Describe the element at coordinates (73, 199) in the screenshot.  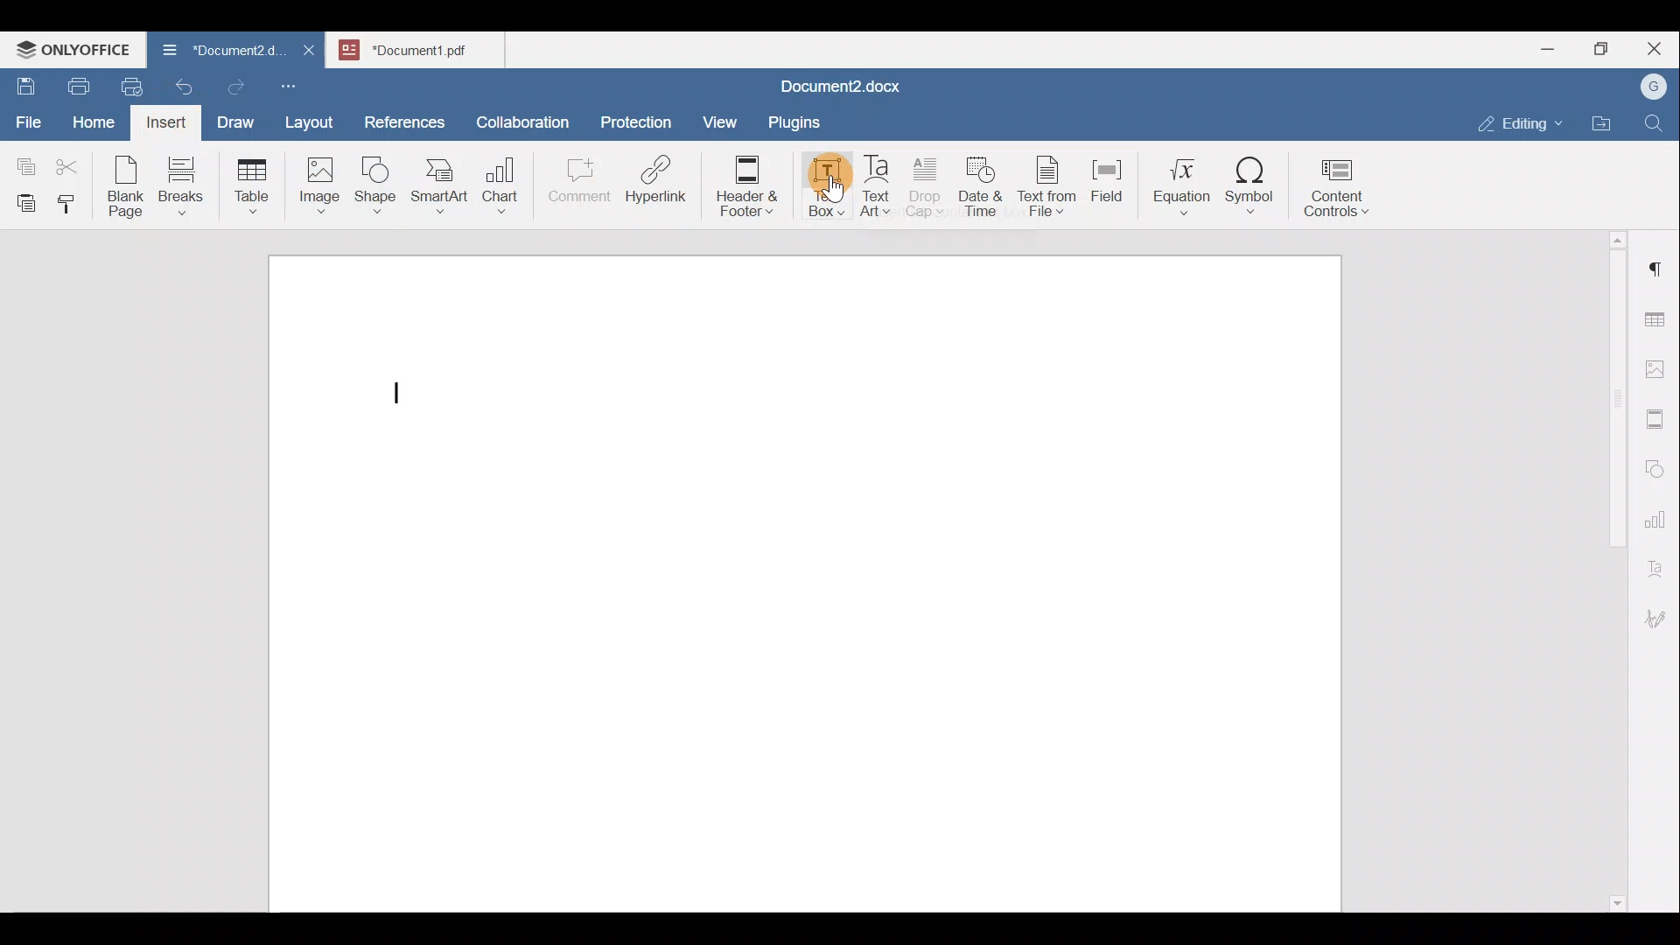
I see `Copy style` at that location.